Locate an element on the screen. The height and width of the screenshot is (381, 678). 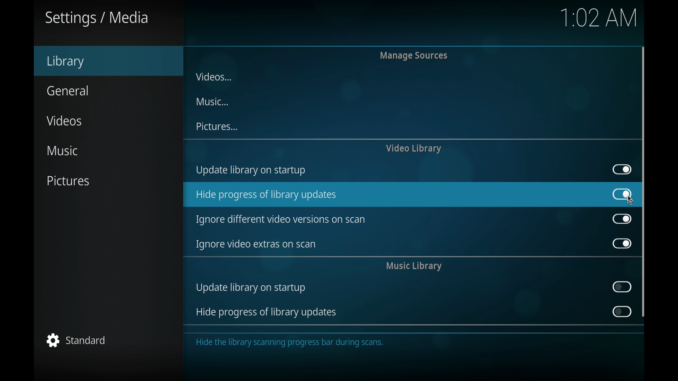
videos is located at coordinates (214, 77).